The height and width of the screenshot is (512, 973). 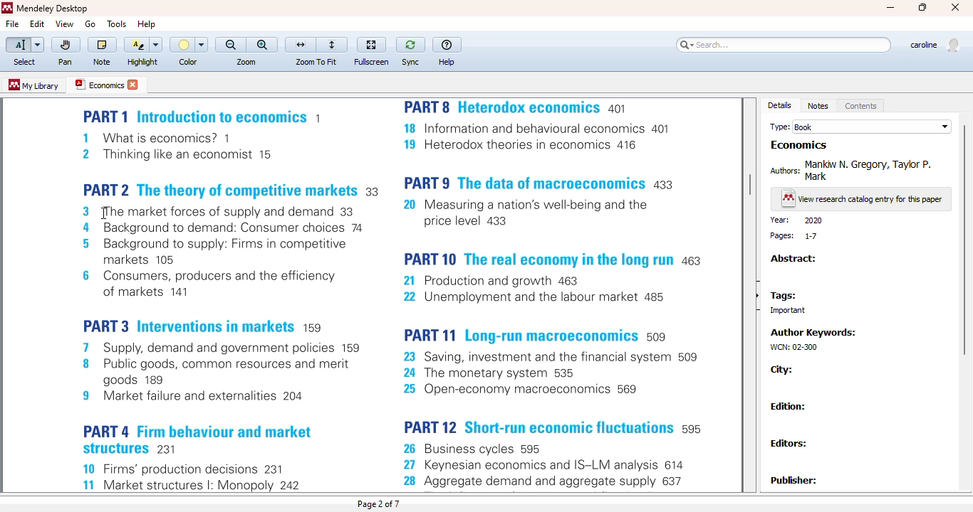 What do you see at coordinates (783, 170) in the screenshot?
I see `Authors:` at bounding box center [783, 170].